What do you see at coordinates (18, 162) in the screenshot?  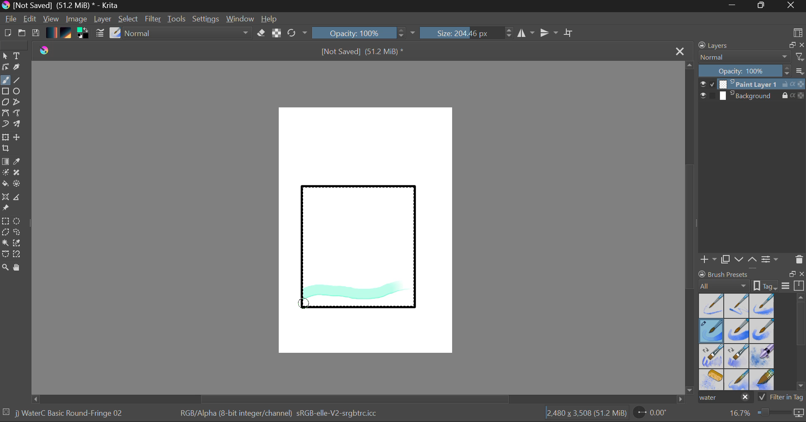 I see `Eyedropper` at bounding box center [18, 162].